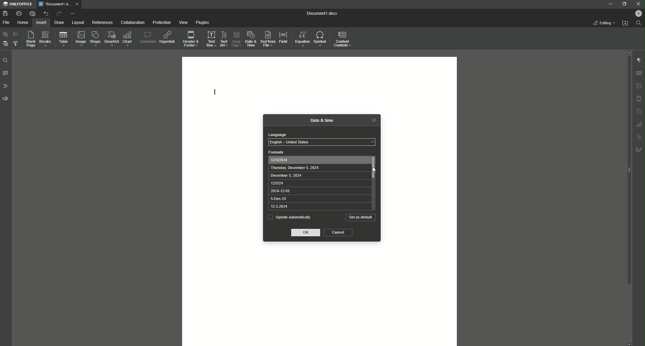 The height and width of the screenshot is (346, 645). What do you see at coordinates (639, 136) in the screenshot?
I see `text art settings` at bounding box center [639, 136].